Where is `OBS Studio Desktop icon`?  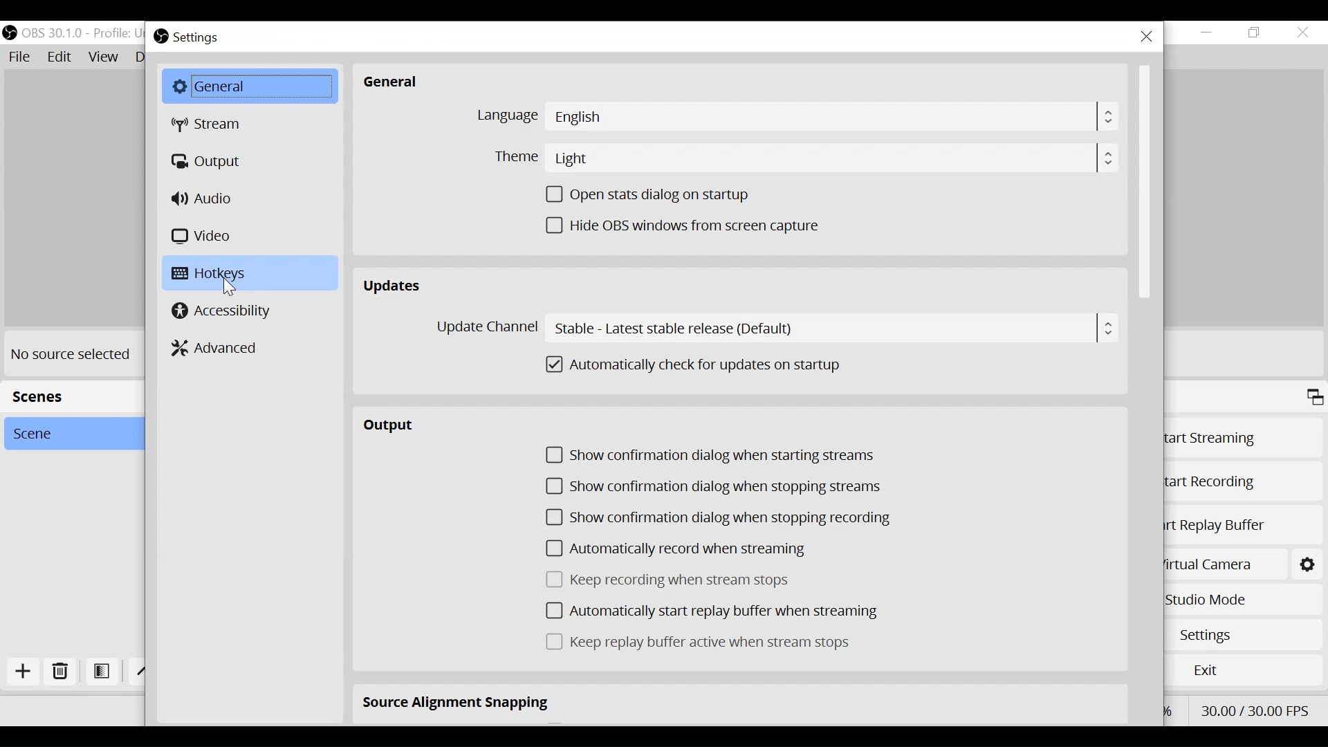 OBS Studio Desktop icon is located at coordinates (162, 36).